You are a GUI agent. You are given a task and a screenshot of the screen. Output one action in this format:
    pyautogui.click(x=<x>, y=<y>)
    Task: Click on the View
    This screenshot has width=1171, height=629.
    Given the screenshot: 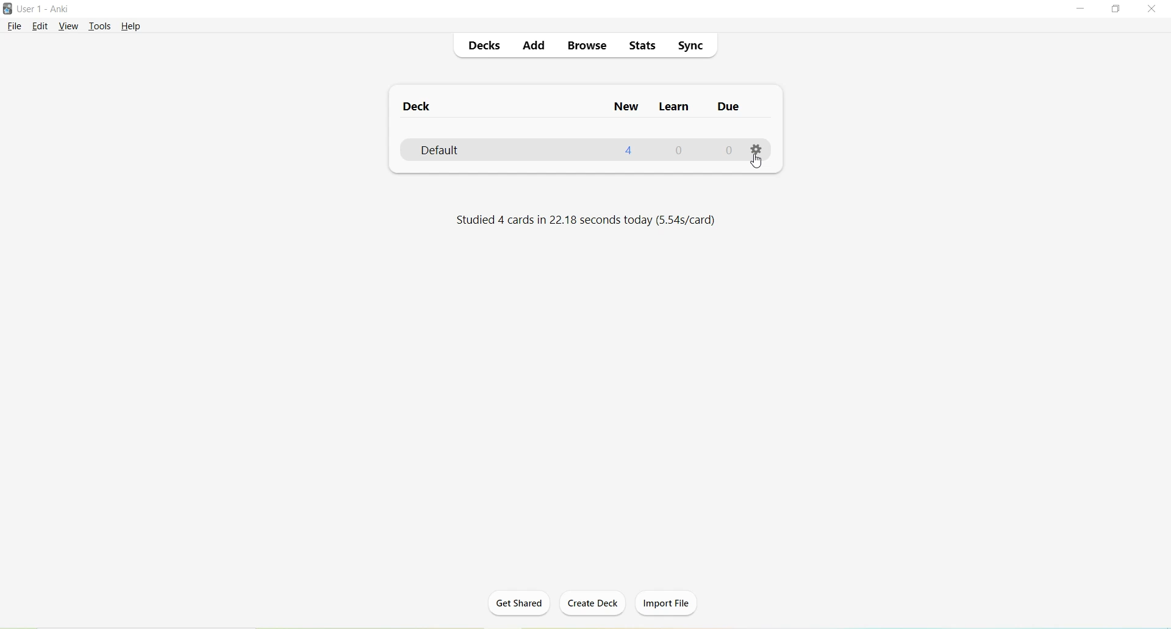 What is the action you would take?
    pyautogui.click(x=71, y=26)
    